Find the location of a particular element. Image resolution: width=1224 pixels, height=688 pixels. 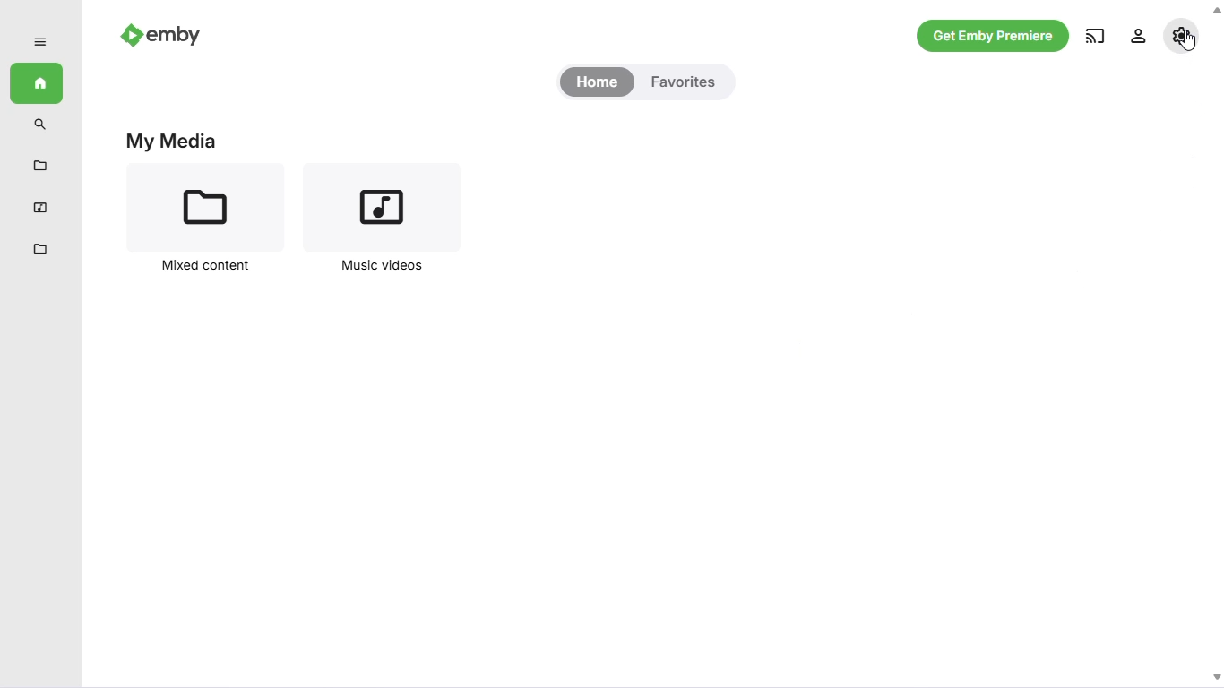

play on another device is located at coordinates (1096, 35).